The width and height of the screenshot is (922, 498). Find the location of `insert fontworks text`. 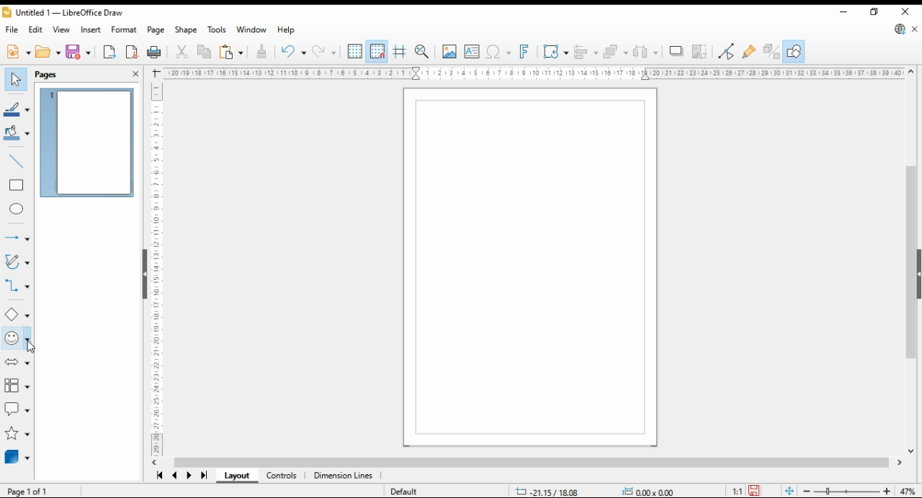

insert fontworks text is located at coordinates (526, 52).